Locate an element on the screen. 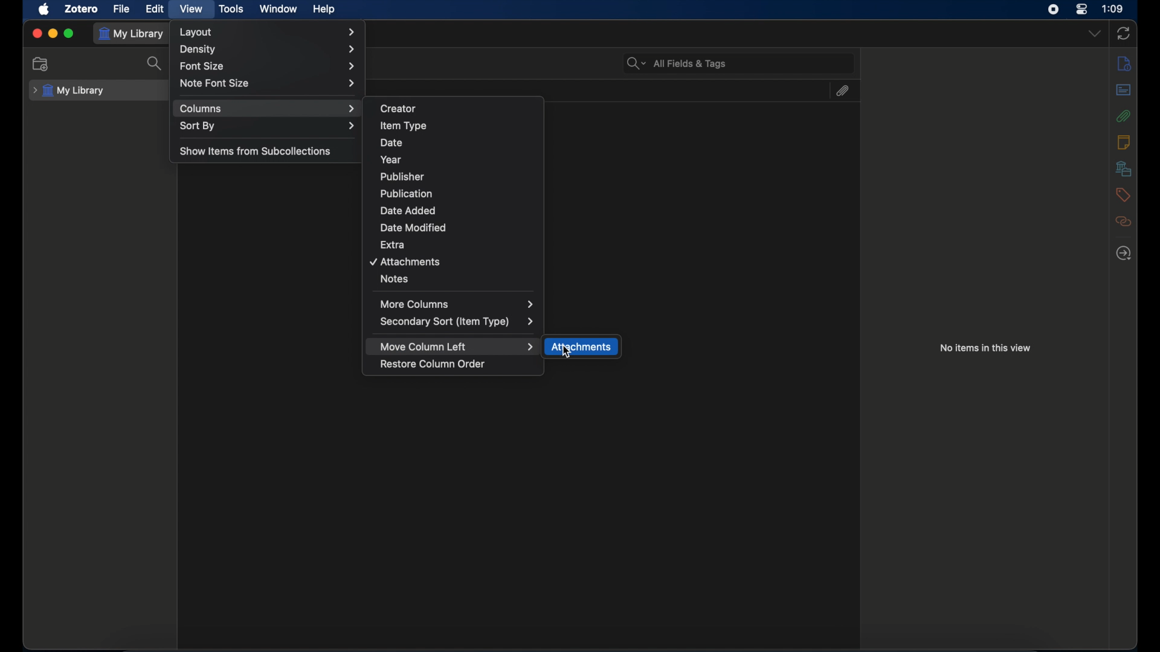  info is located at coordinates (1125, 64).